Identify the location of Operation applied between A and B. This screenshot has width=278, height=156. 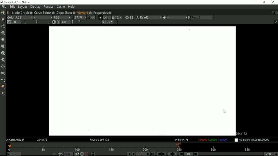
(164, 17).